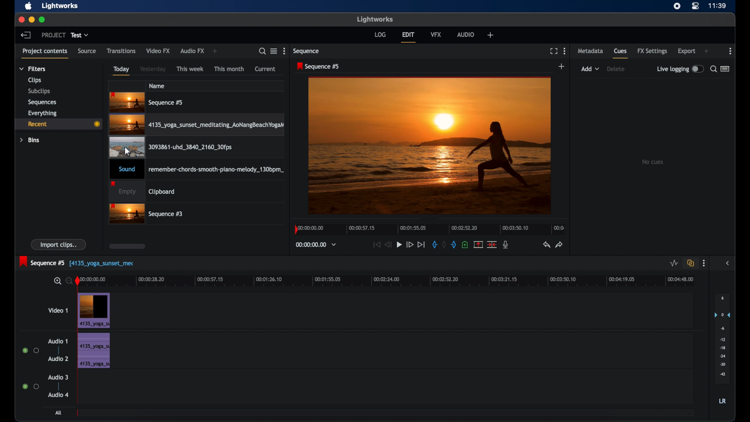 The width and height of the screenshot is (750, 422). I want to click on cut, so click(492, 244).